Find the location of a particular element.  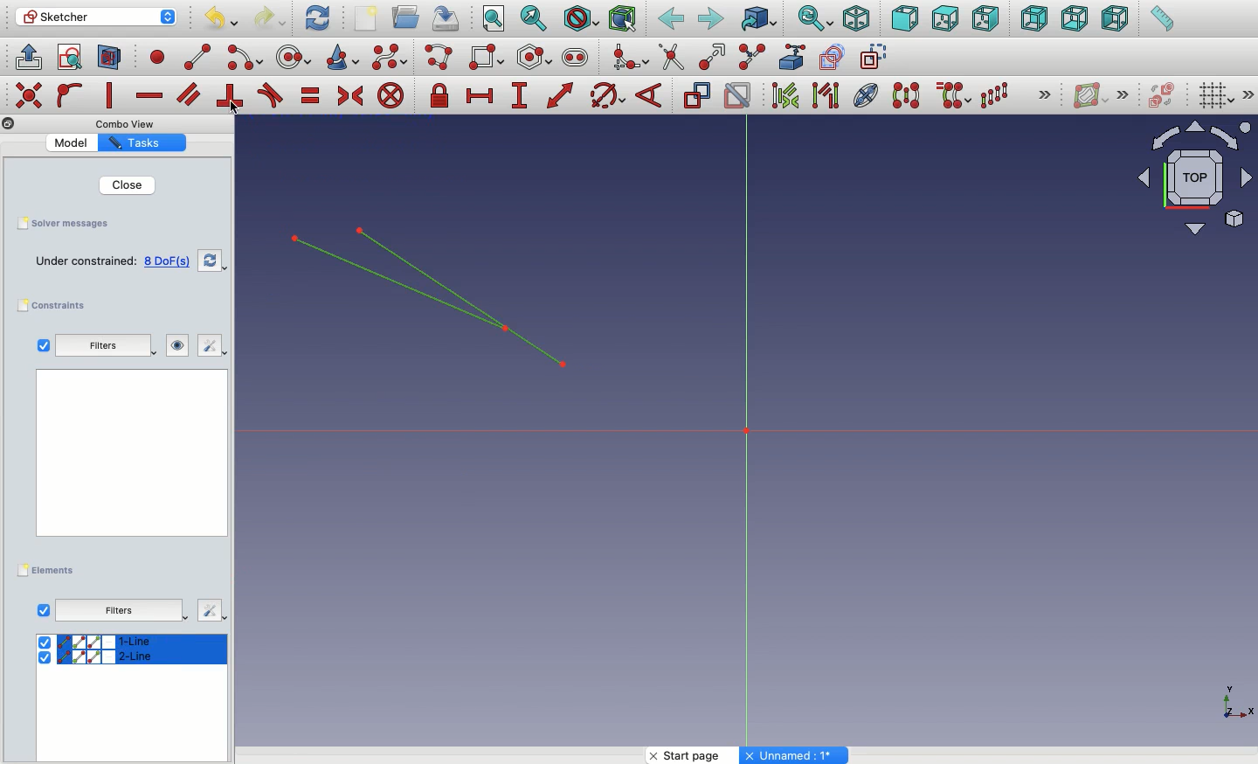

Leave sketch is located at coordinates (28, 56).